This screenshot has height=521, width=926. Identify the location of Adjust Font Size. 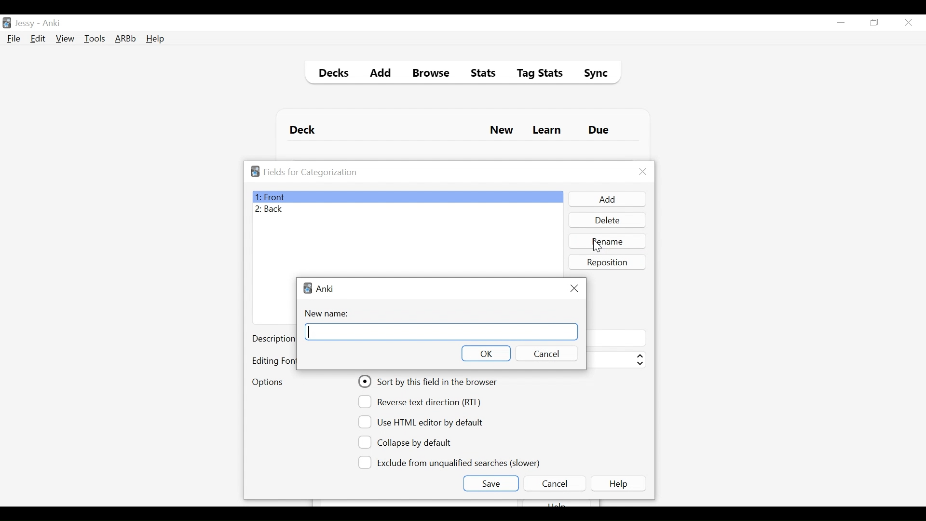
(616, 360).